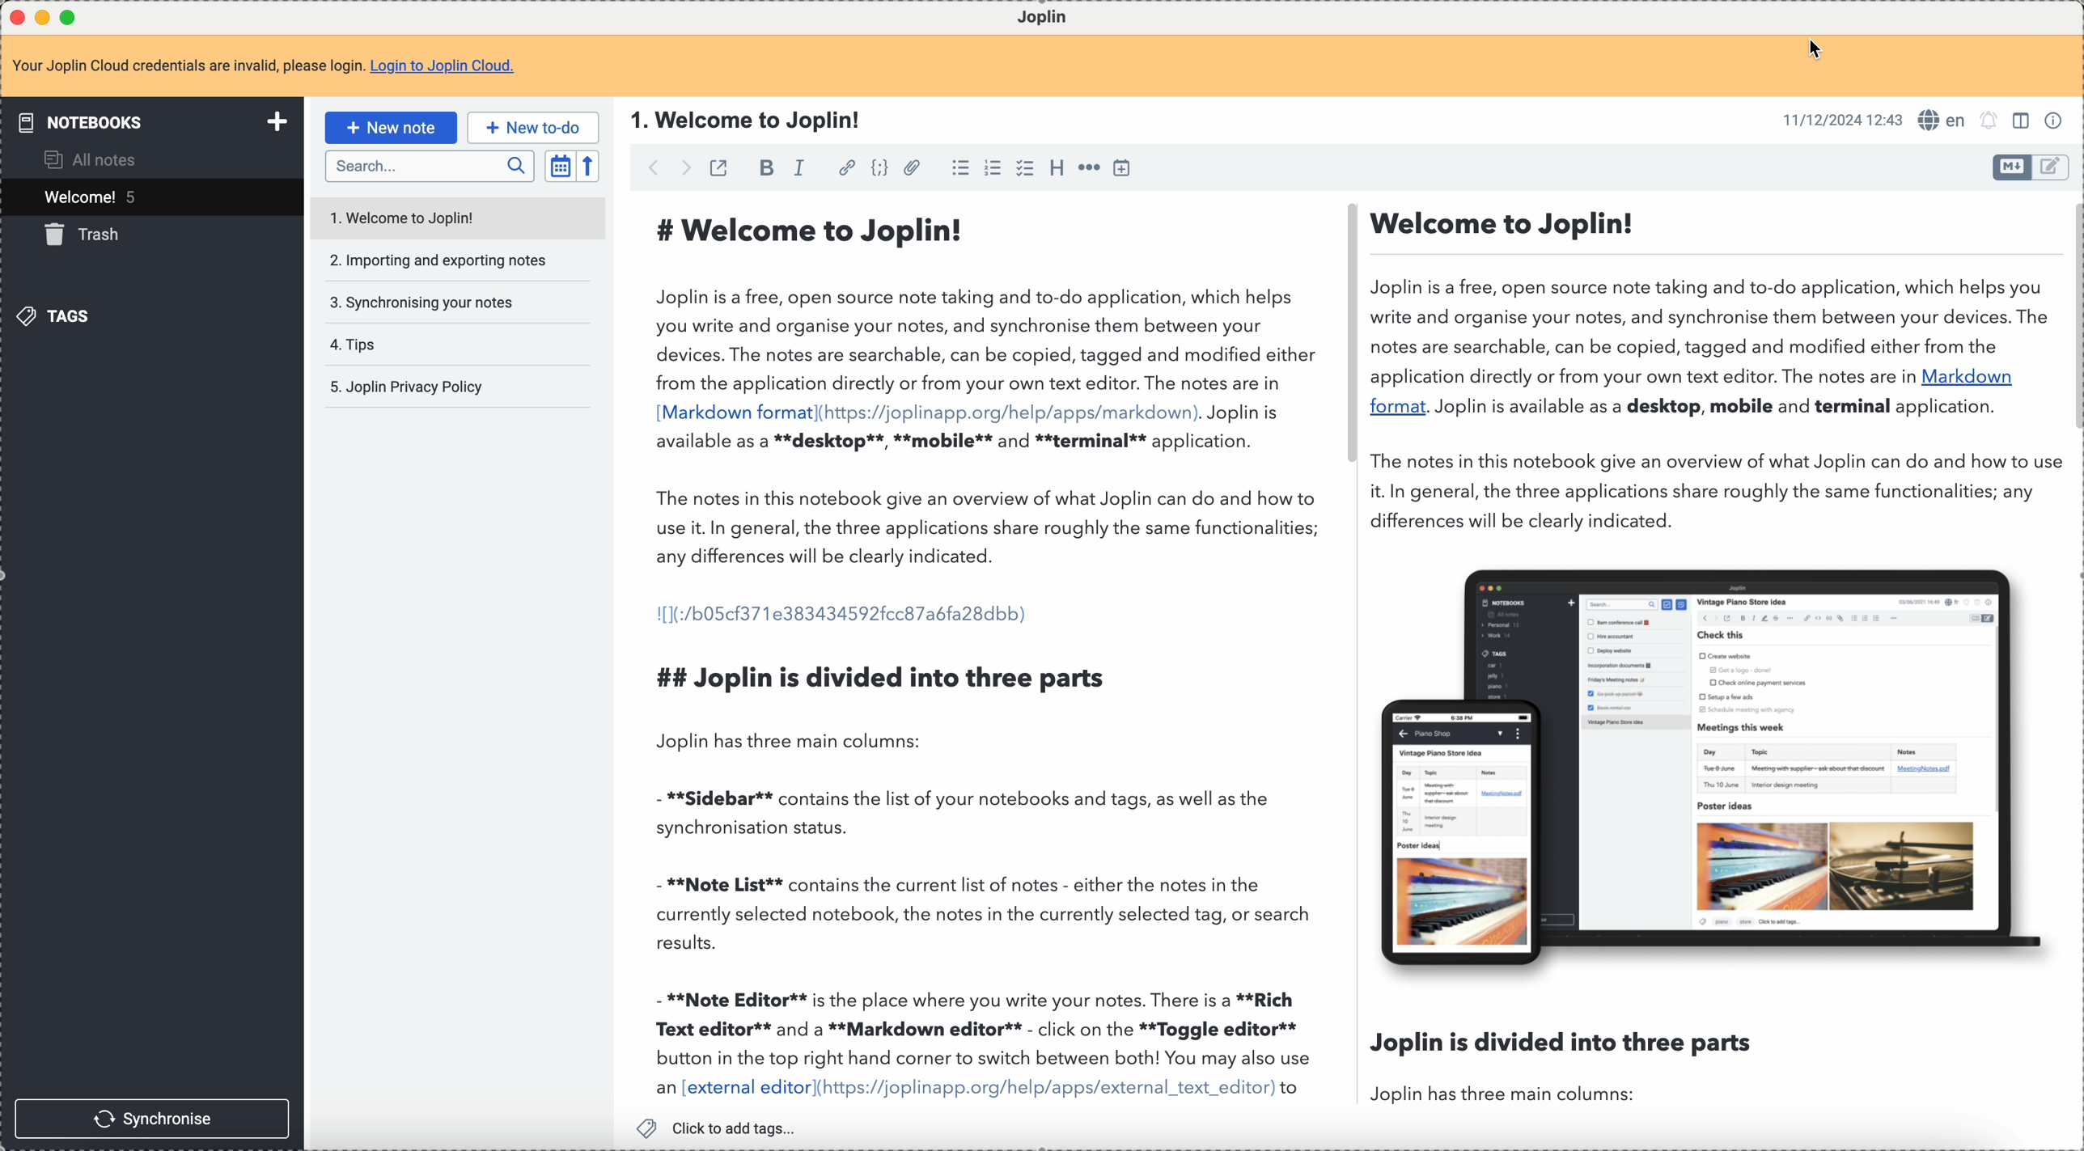 Image resolution: width=2084 pixels, height=1151 pixels. Describe the element at coordinates (149, 197) in the screenshot. I see `welcome` at that location.